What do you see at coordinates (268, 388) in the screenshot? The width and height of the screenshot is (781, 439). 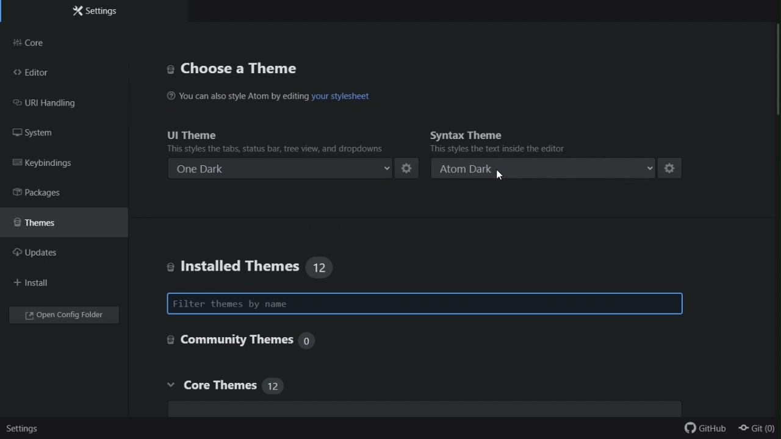 I see `Core theme` at bounding box center [268, 388].